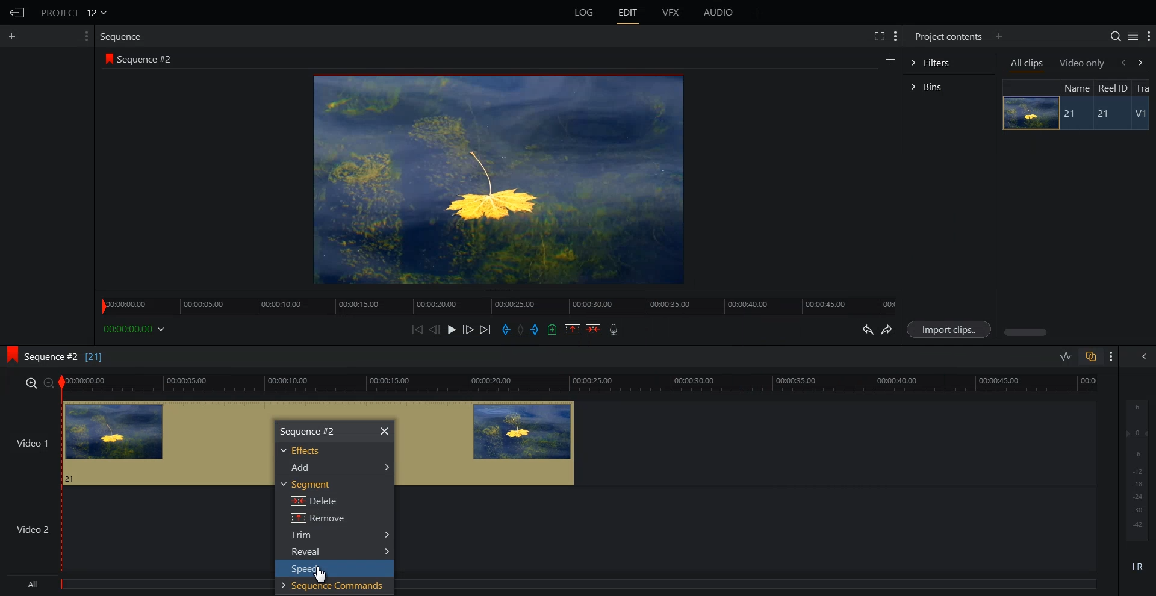 This screenshot has width=1156, height=596. What do you see at coordinates (1071, 114) in the screenshot?
I see `21` at bounding box center [1071, 114].